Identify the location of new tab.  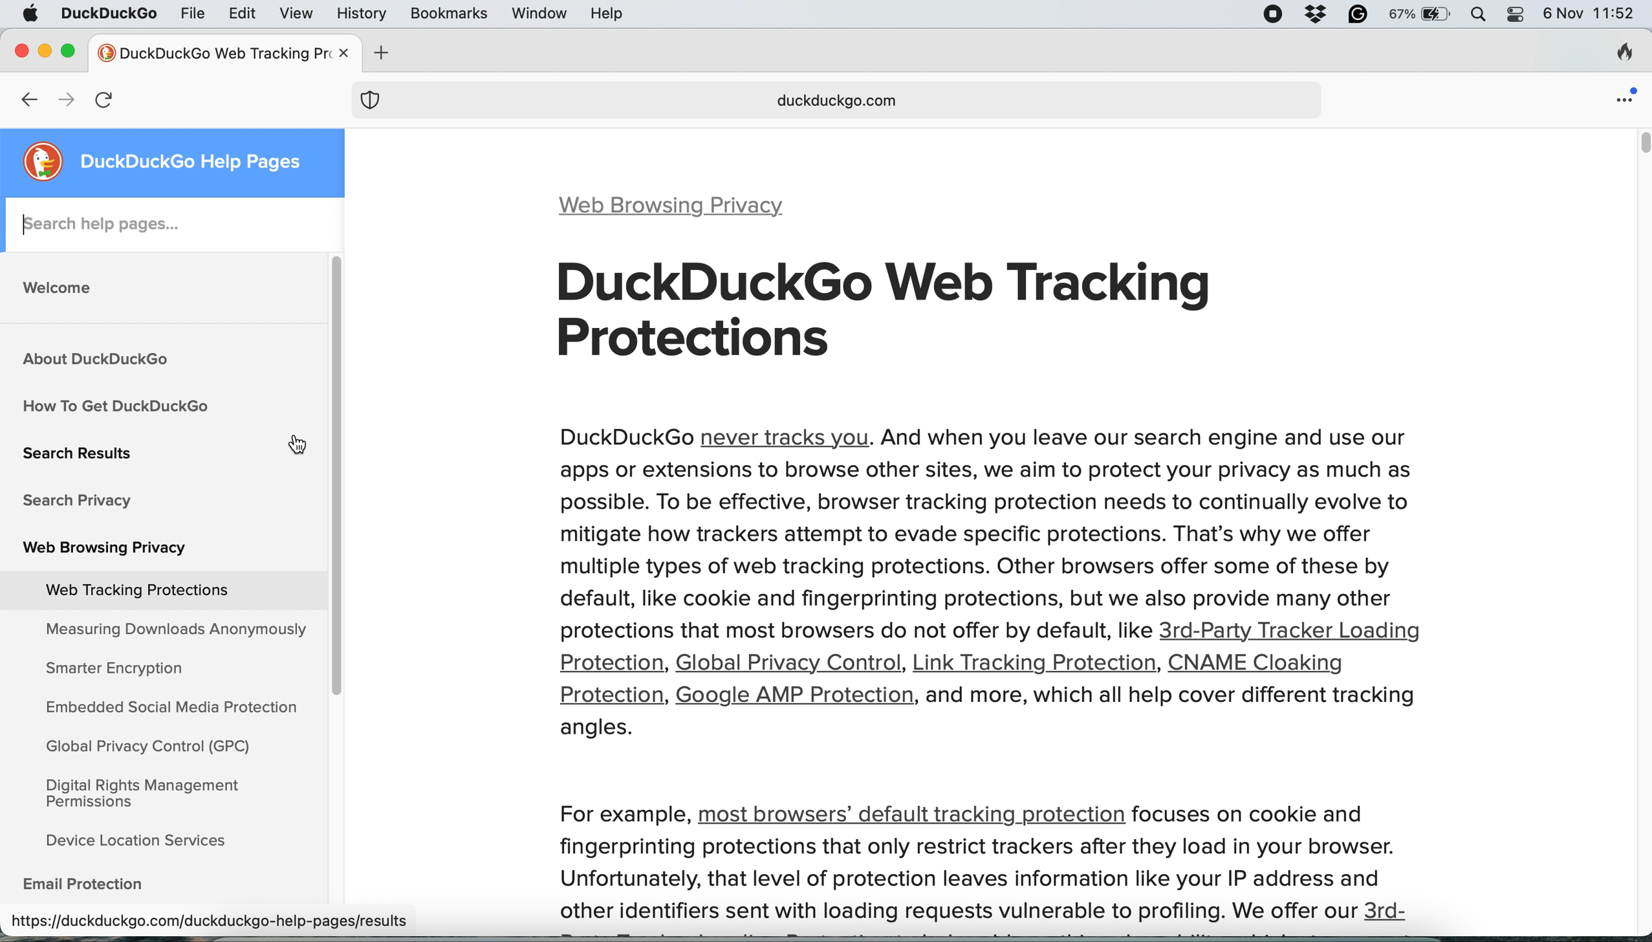
(210, 51).